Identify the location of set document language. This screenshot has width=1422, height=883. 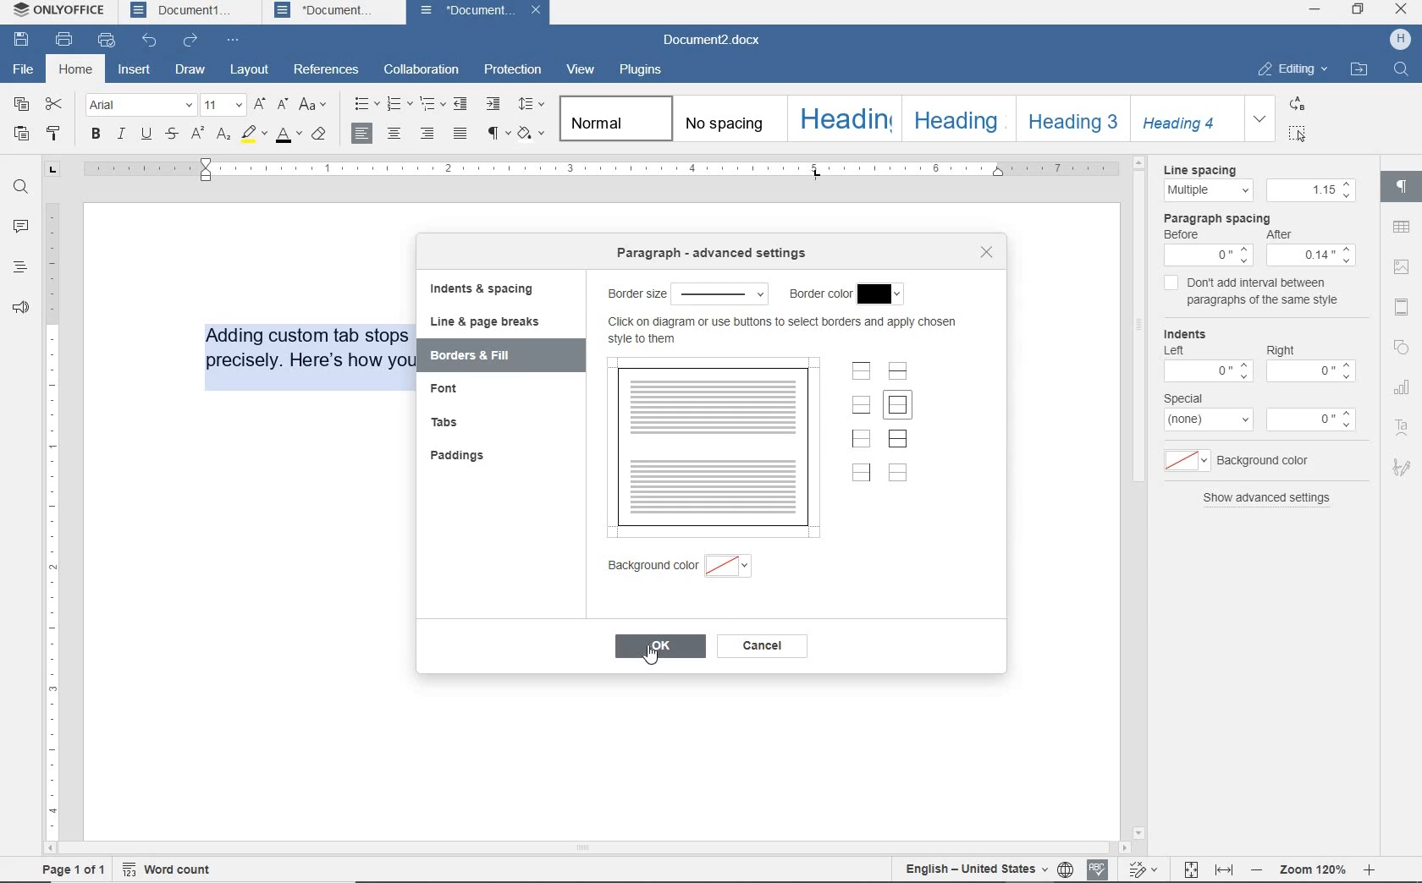
(1068, 869).